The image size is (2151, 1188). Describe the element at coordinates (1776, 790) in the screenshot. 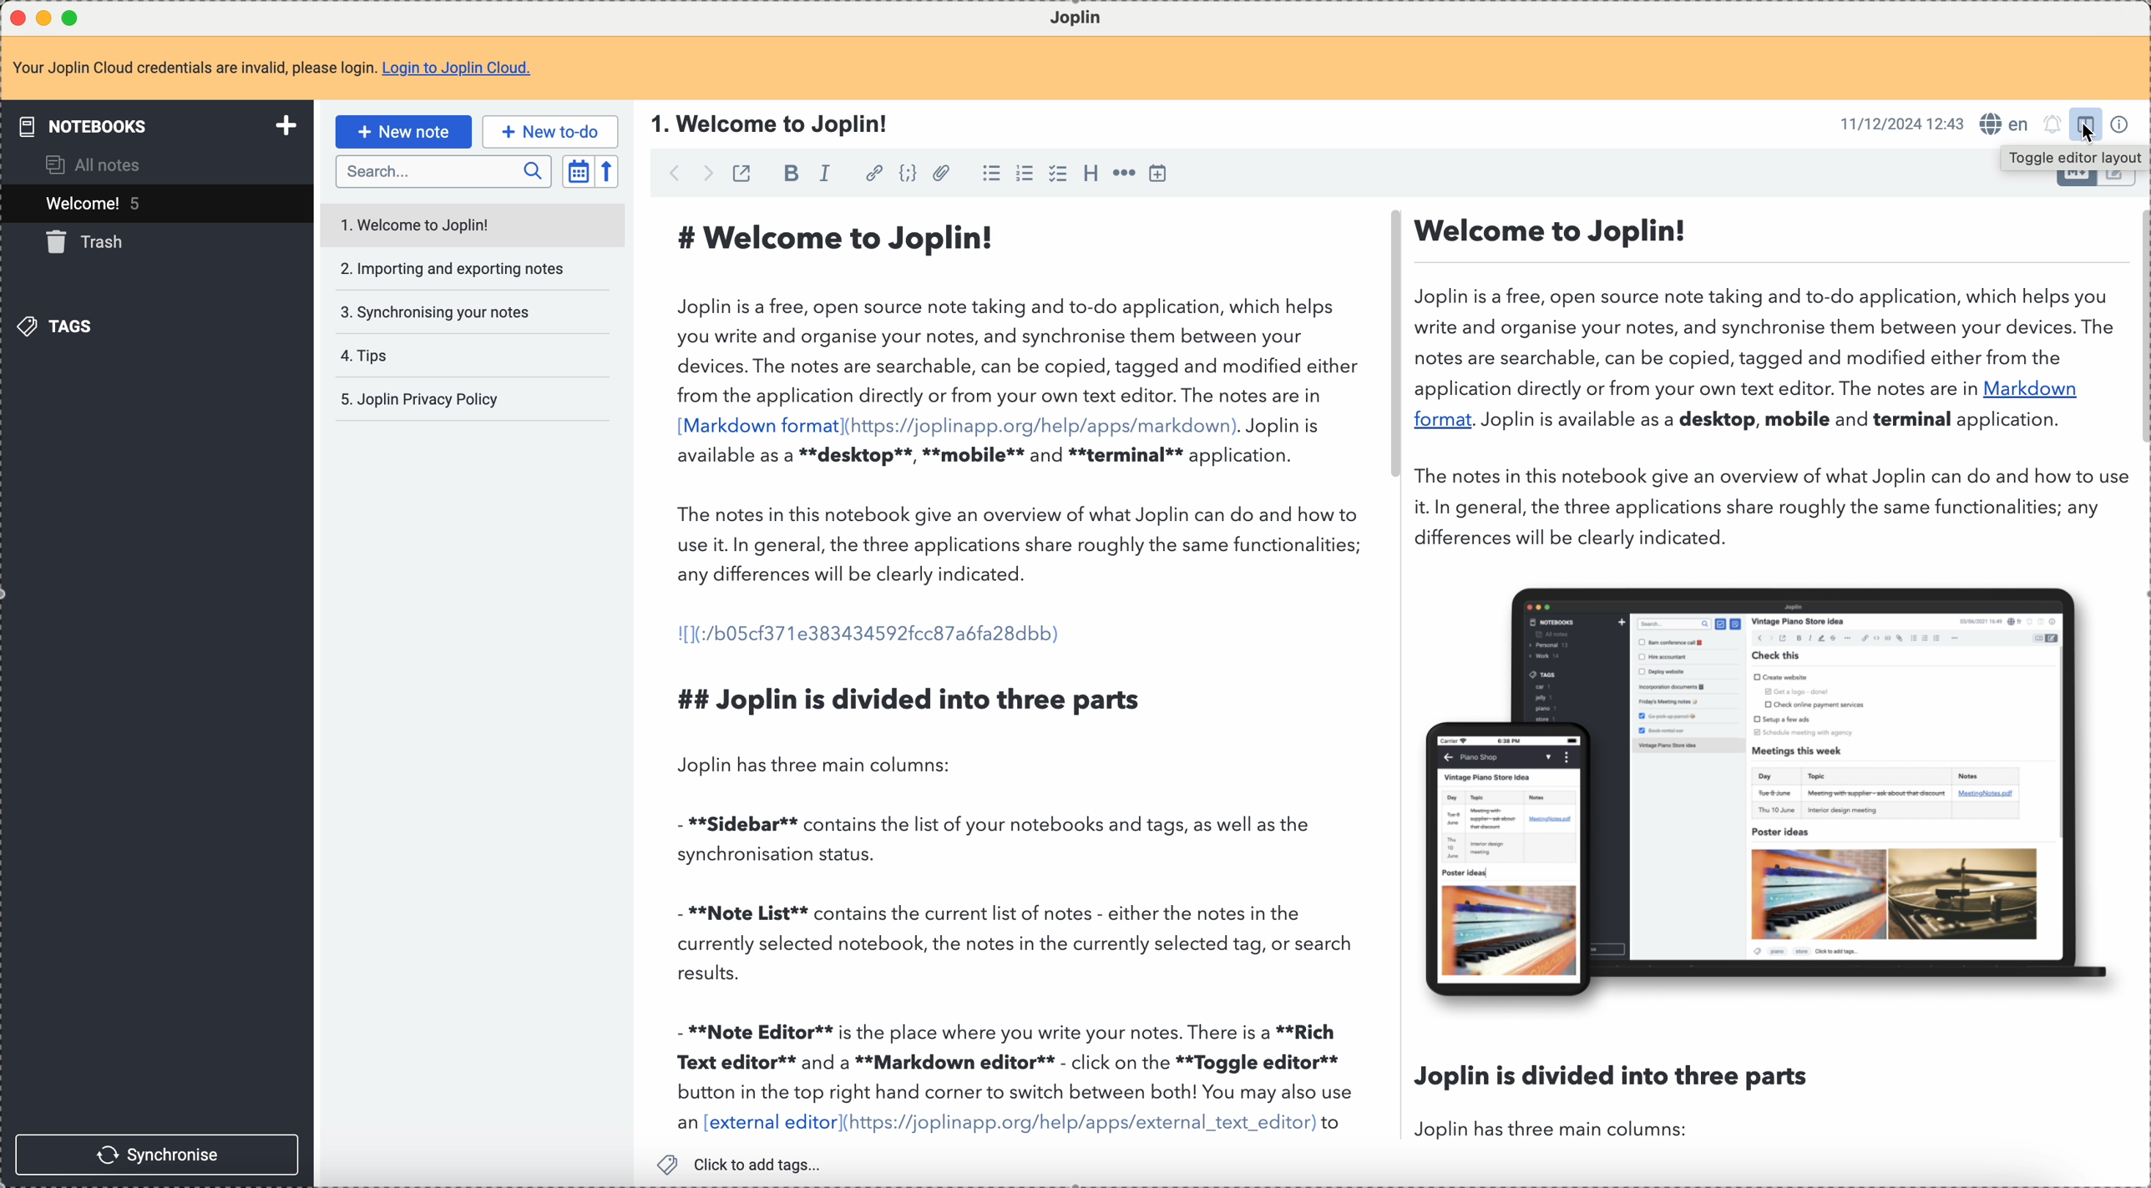

I see `image` at that location.